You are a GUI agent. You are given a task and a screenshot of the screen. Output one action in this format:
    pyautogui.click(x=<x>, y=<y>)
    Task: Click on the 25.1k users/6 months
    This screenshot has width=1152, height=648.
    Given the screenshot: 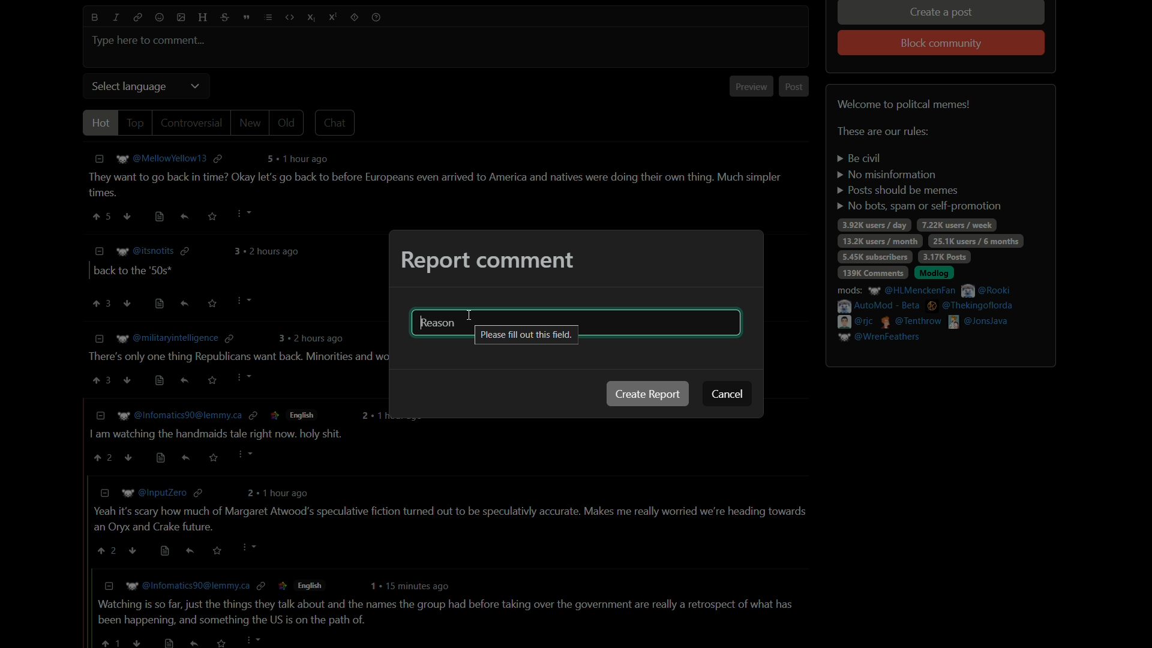 What is the action you would take?
    pyautogui.click(x=976, y=242)
    